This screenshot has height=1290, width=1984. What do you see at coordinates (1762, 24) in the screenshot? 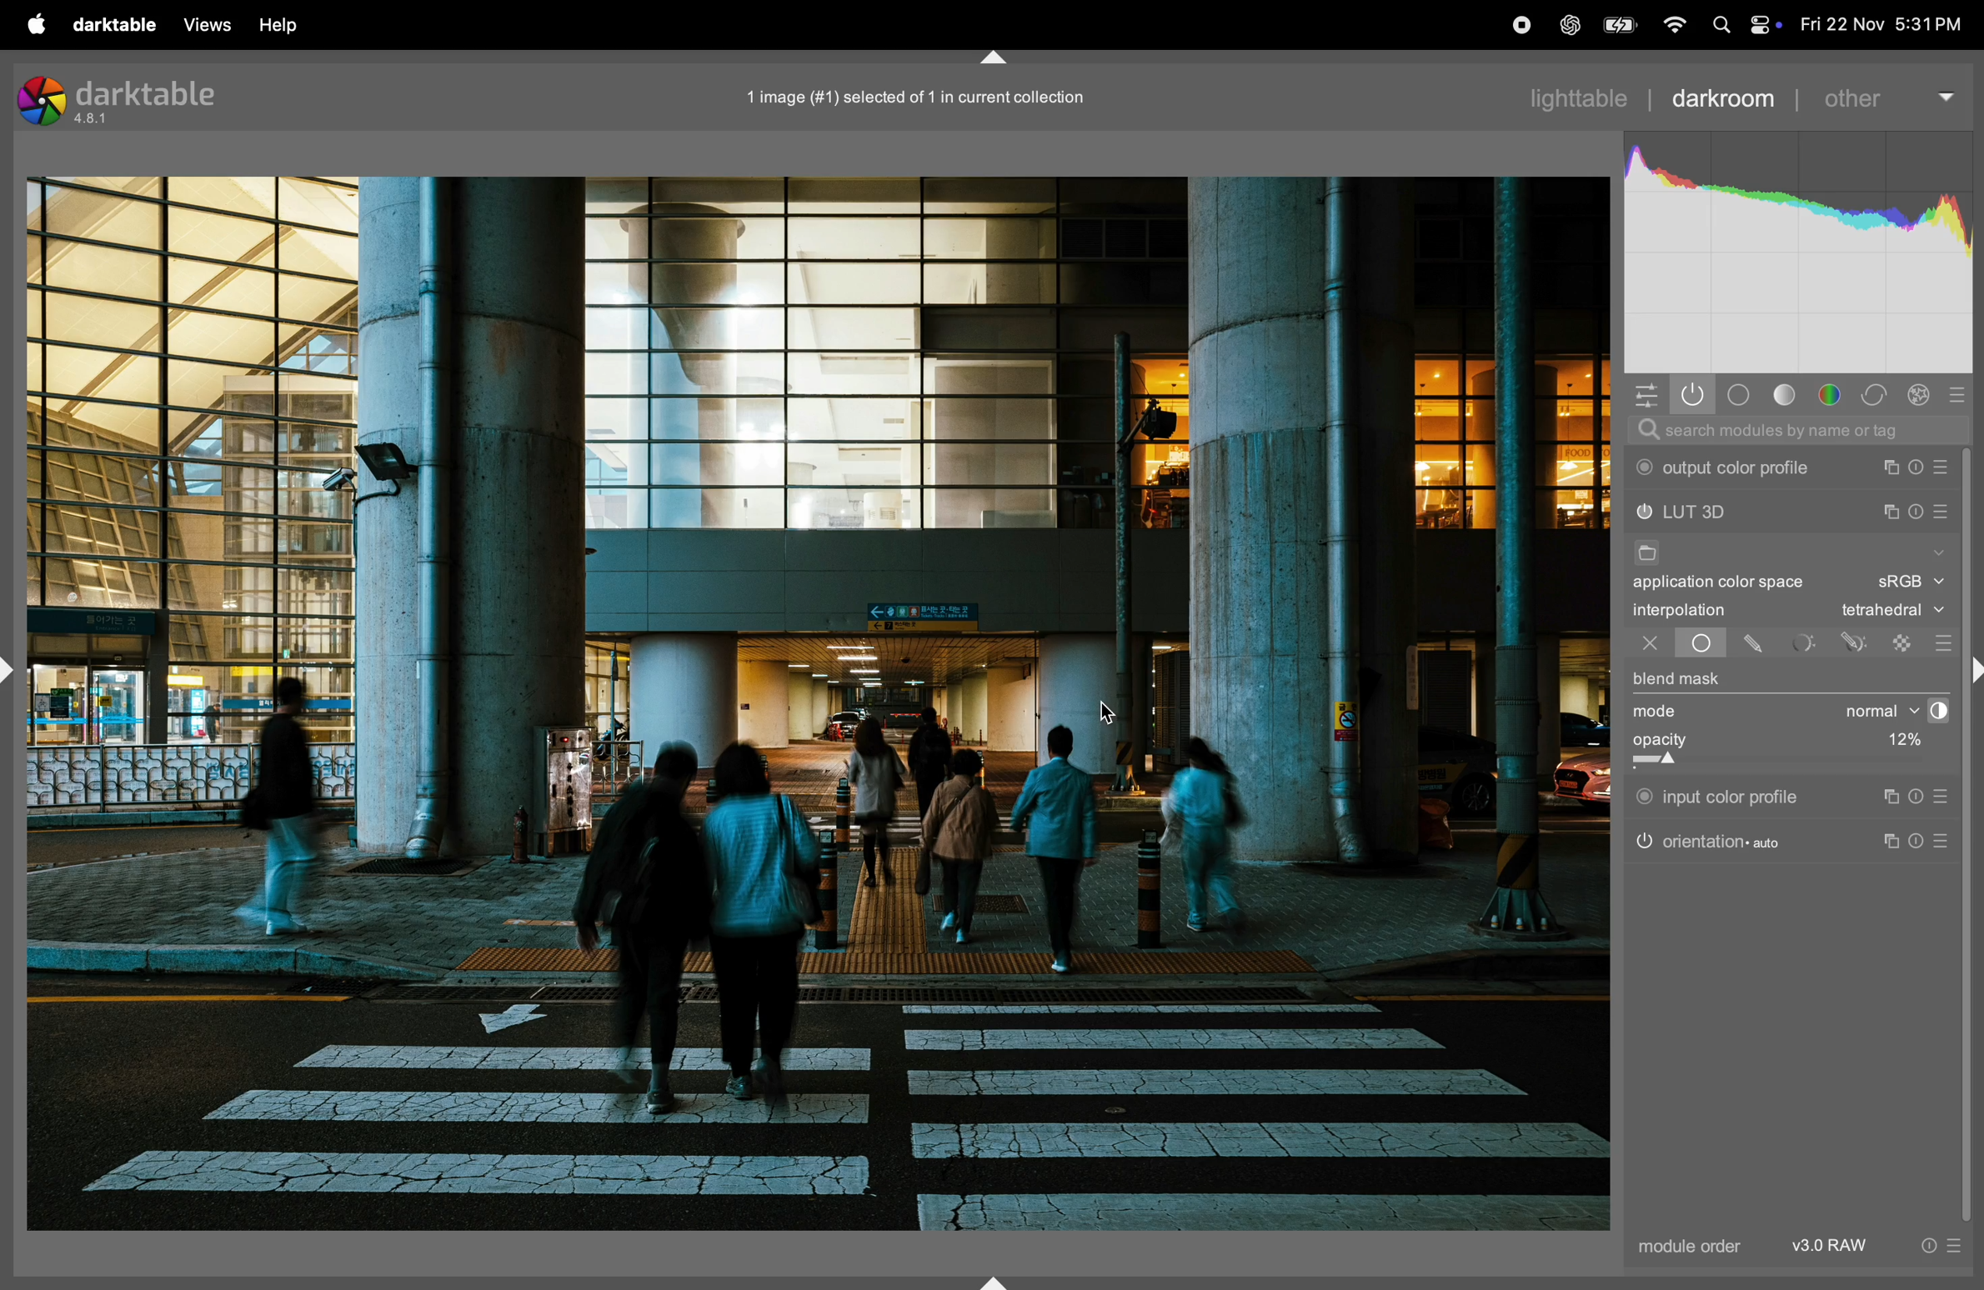
I see `apple widgets` at bounding box center [1762, 24].